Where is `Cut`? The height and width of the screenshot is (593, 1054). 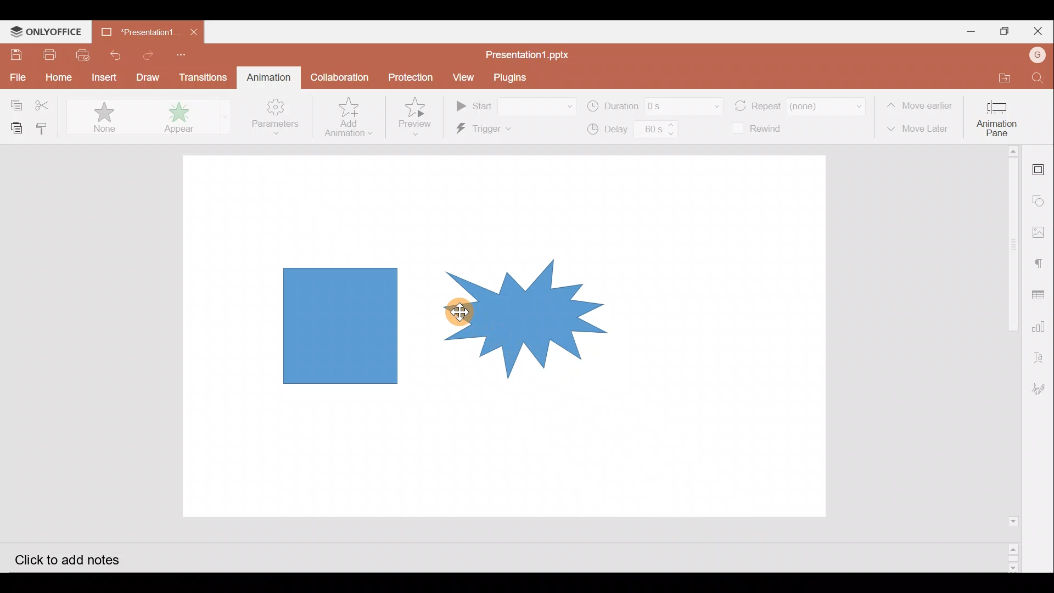
Cut is located at coordinates (47, 103).